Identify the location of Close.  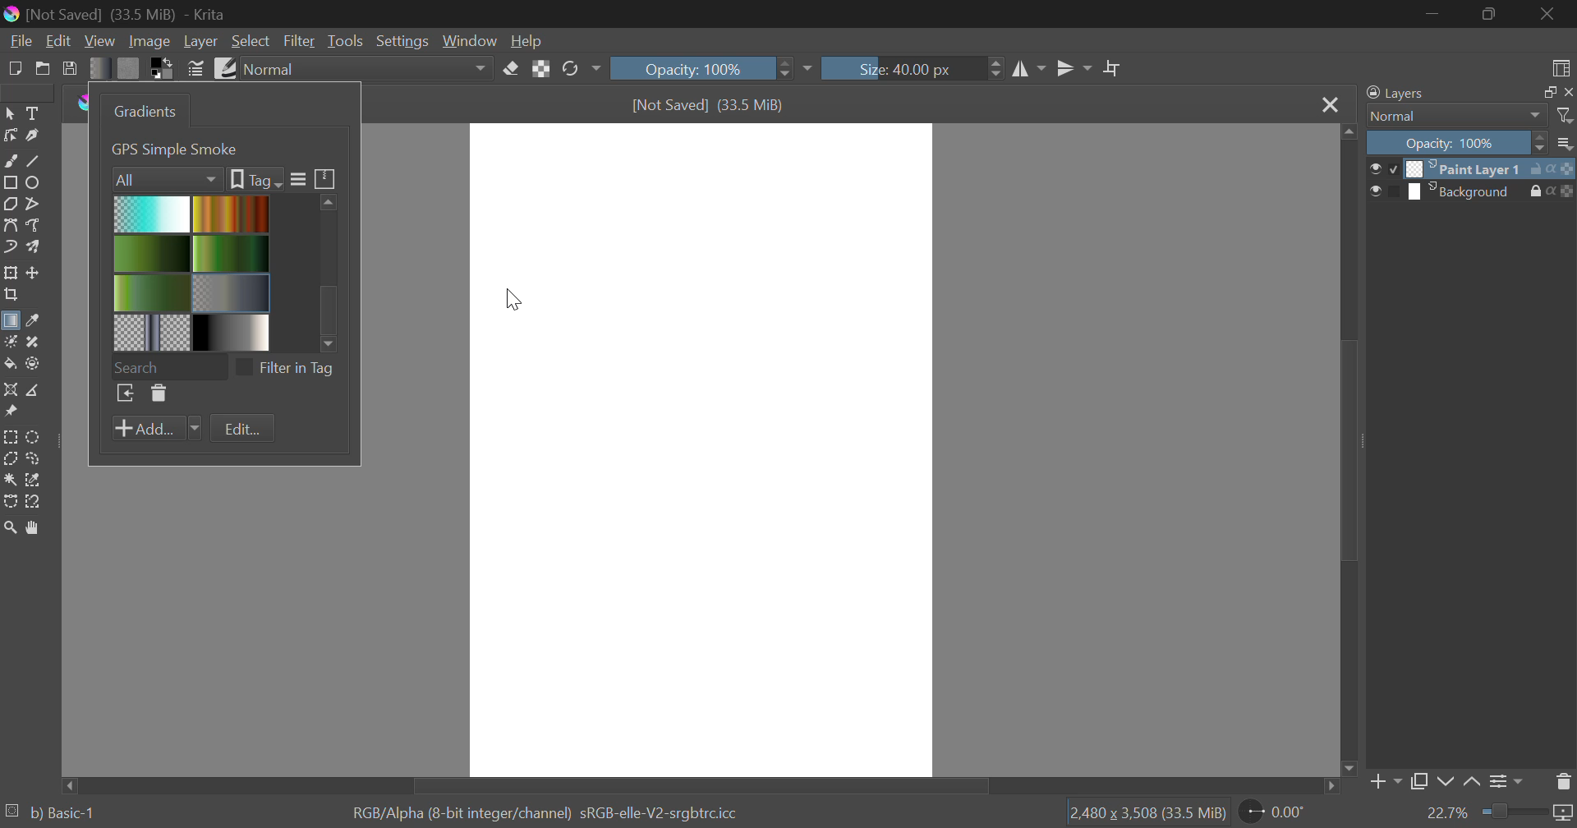
(1552, 14).